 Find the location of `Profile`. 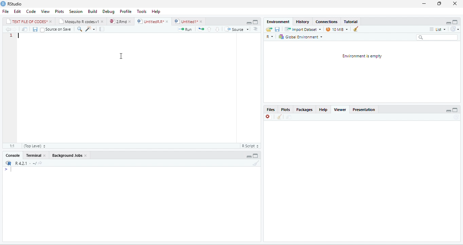

Profile is located at coordinates (126, 11).